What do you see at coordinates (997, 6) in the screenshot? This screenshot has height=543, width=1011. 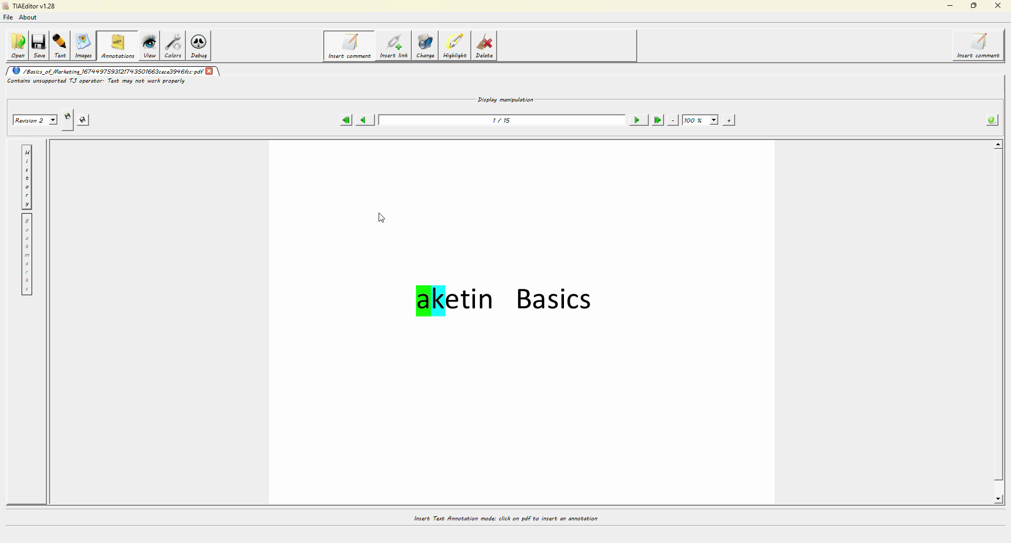 I see `close` at bounding box center [997, 6].